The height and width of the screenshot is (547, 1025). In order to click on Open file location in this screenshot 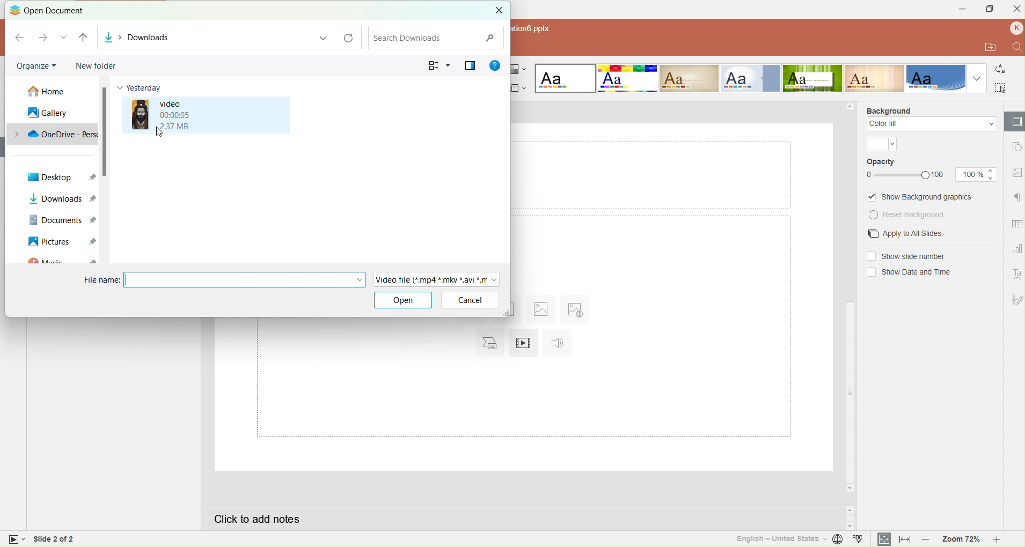, I will do `click(990, 48)`.